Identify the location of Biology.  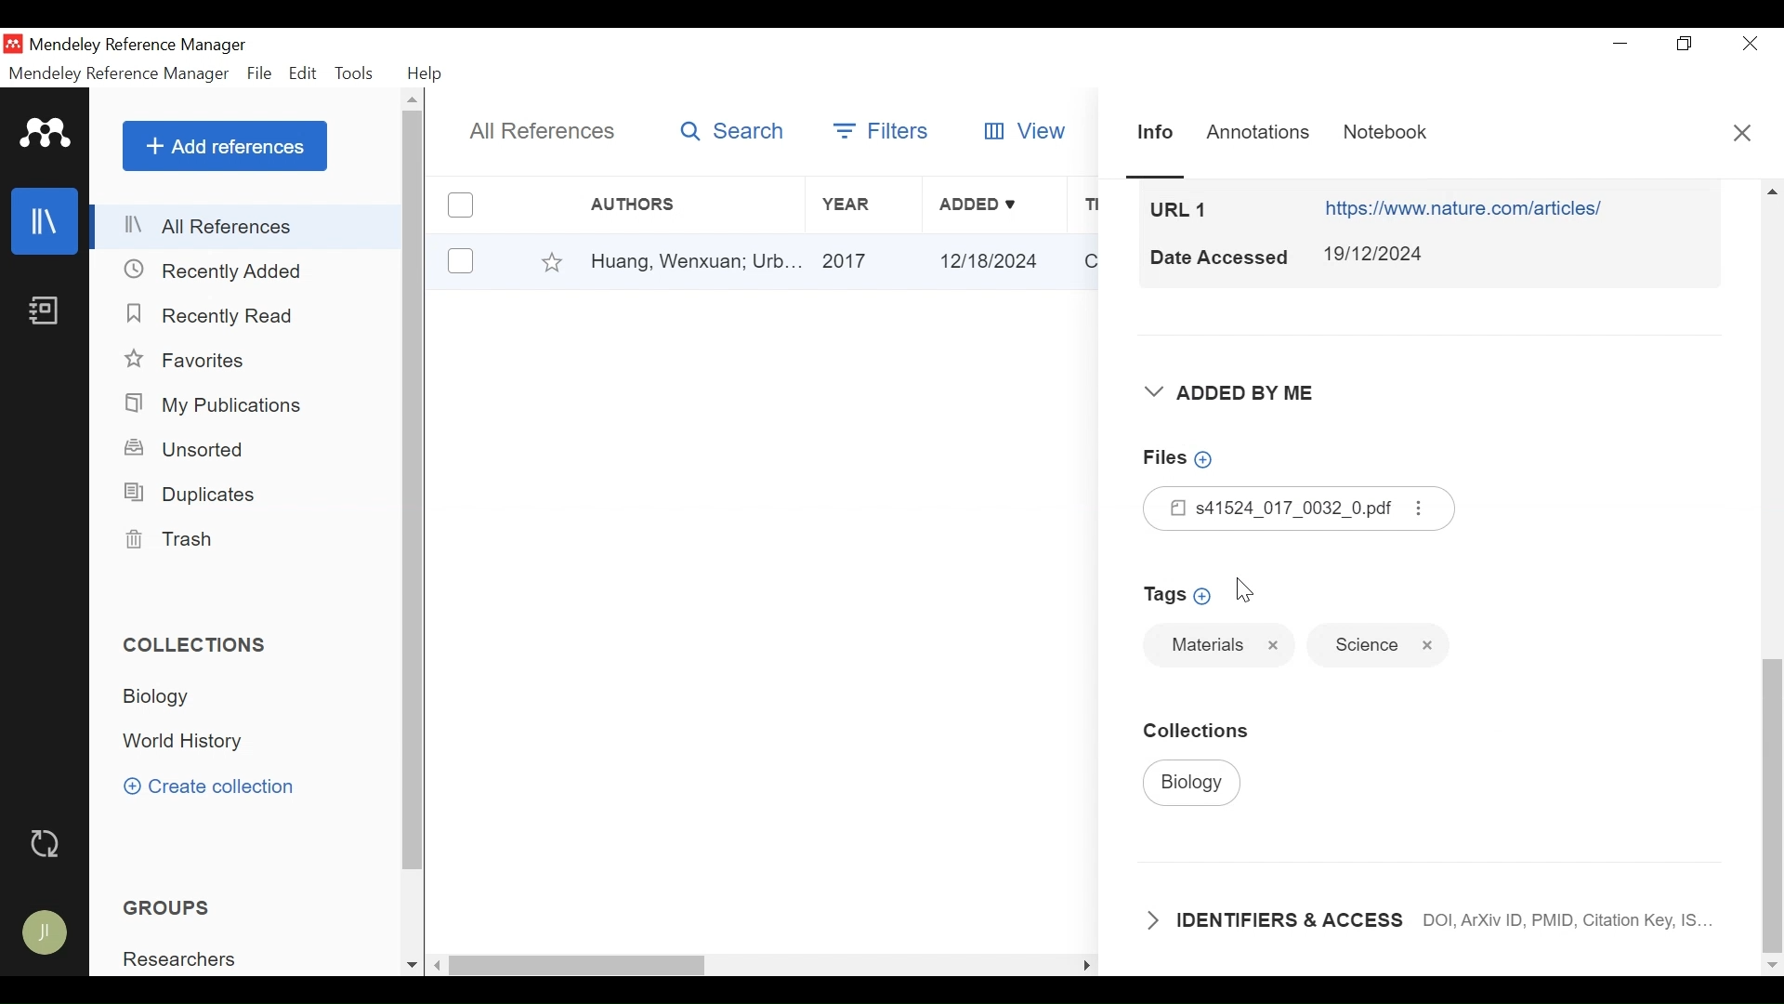
(1193, 783).